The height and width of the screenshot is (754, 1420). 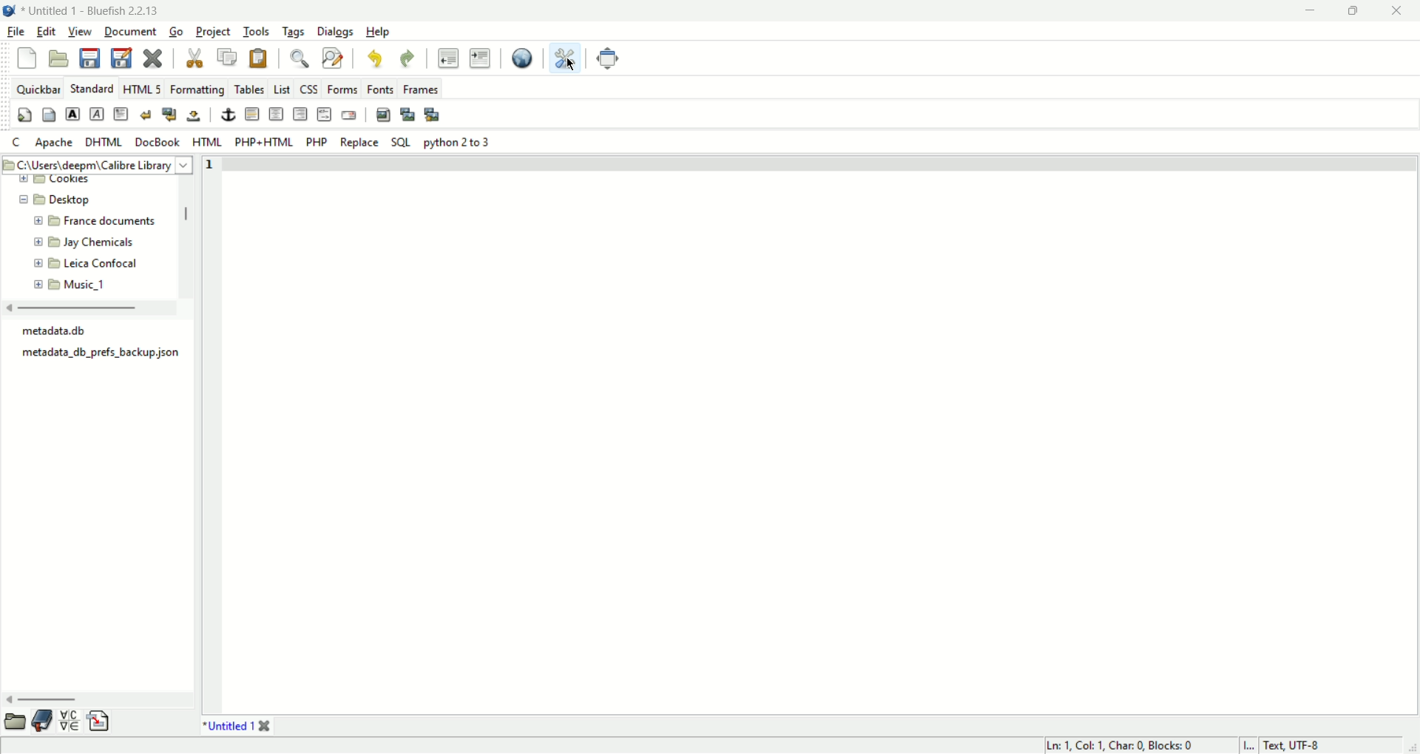 I want to click on vertical scroll bar, so click(x=188, y=217).